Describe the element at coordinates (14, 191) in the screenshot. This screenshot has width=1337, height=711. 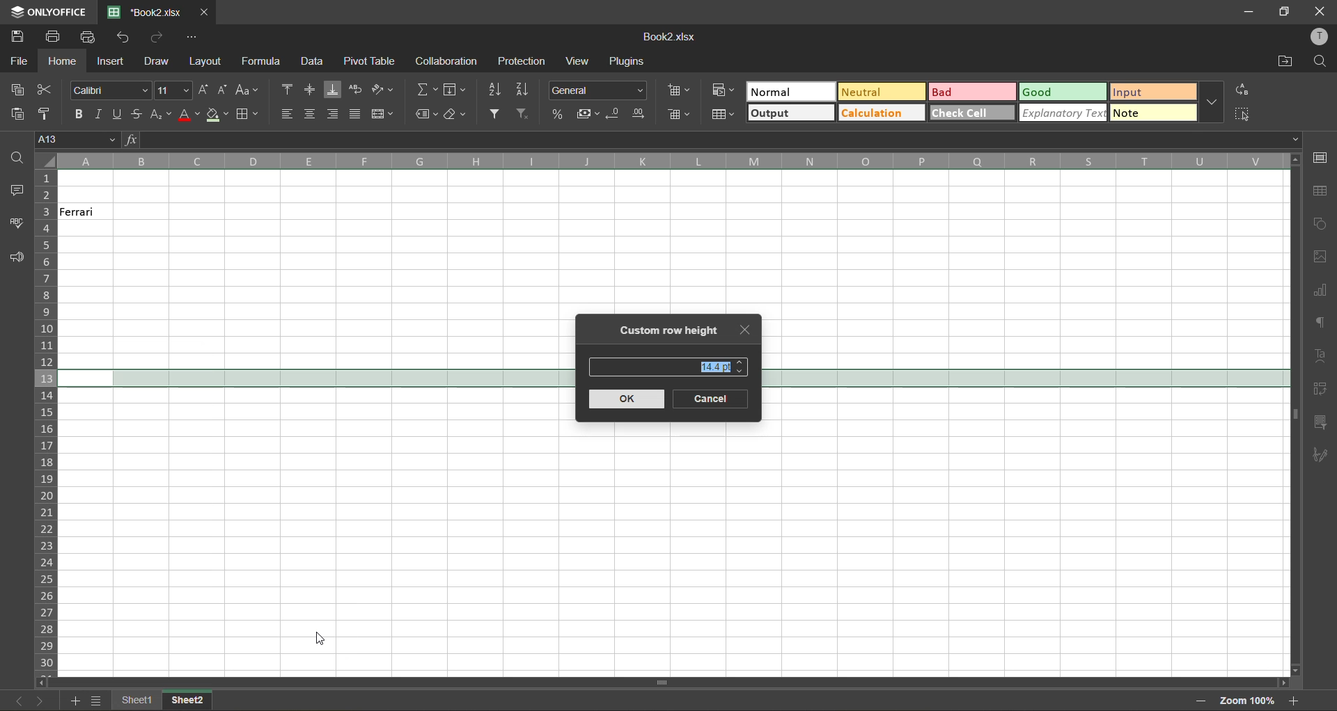
I see `comments` at that location.